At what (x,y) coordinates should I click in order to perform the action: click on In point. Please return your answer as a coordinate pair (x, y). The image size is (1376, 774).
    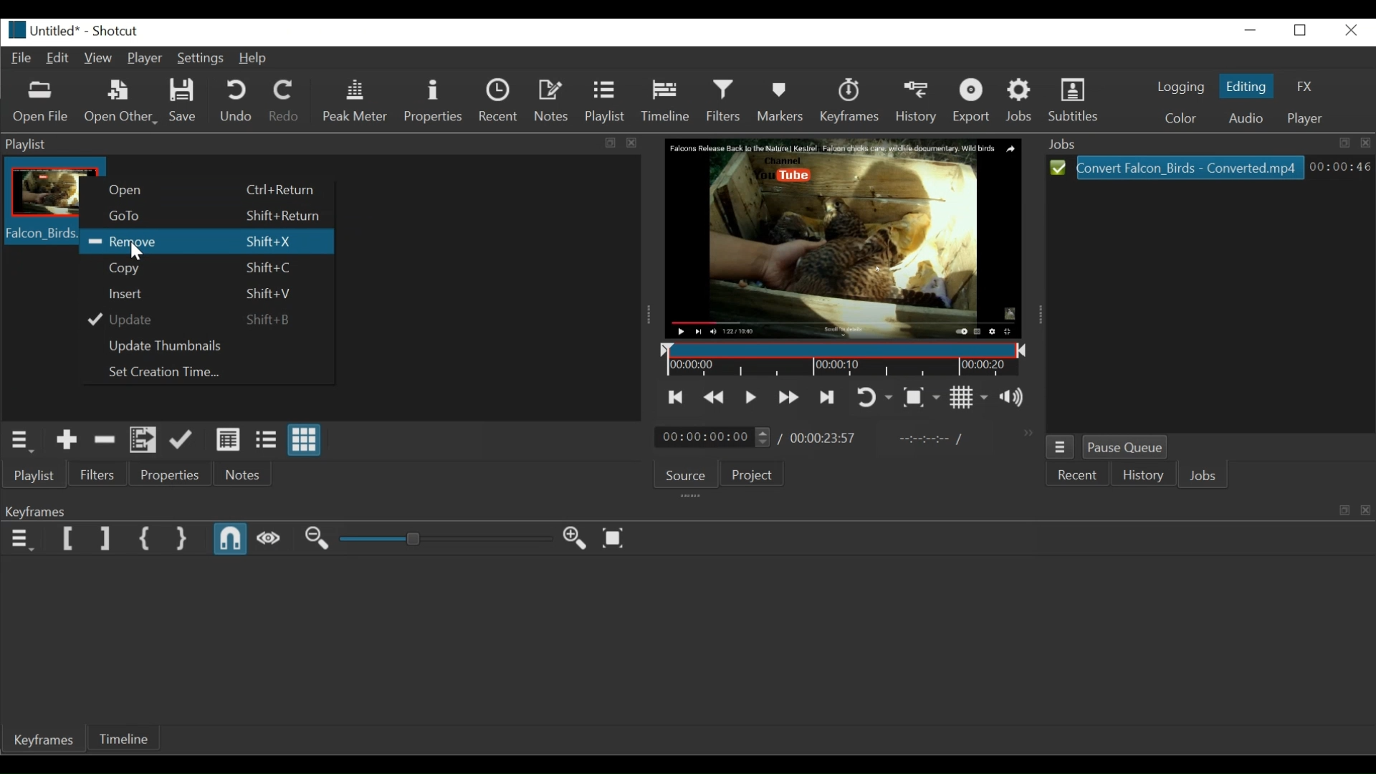
    Looking at the image, I should click on (928, 440).